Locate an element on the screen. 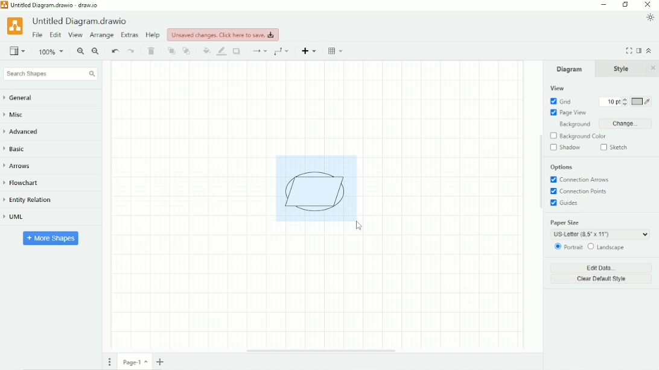 The height and width of the screenshot is (370, 659). File is located at coordinates (37, 35).